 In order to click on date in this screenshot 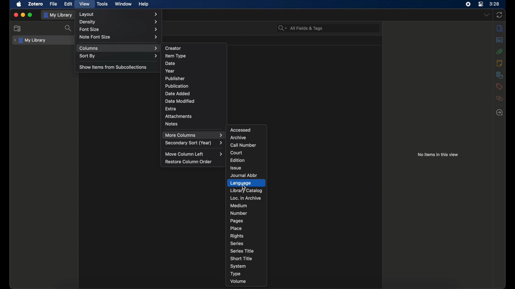, I will do `click(170, 63)`.